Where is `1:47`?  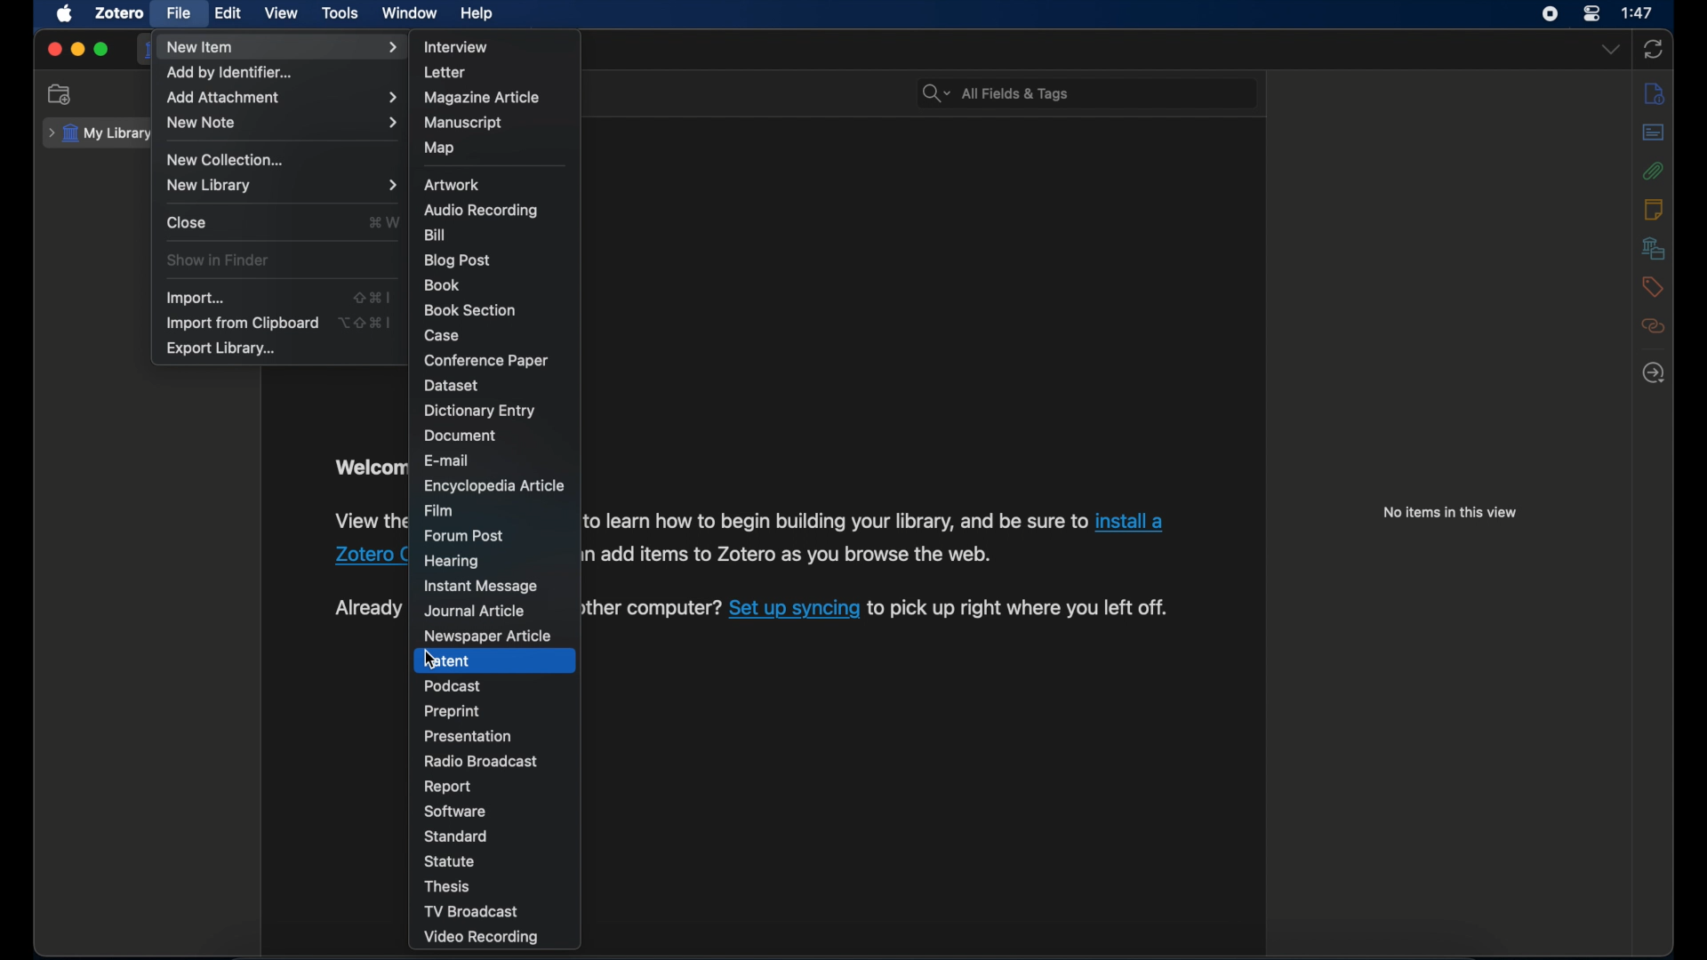
1:47 is located at coordinates (1639, 12).